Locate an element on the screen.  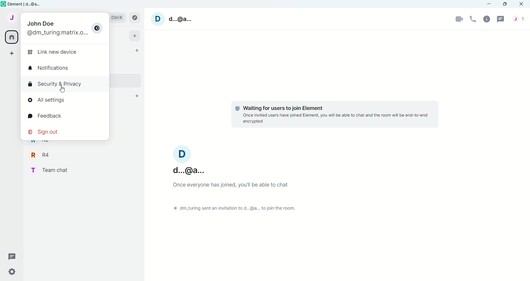
thread is located at coordinates (501, 19).